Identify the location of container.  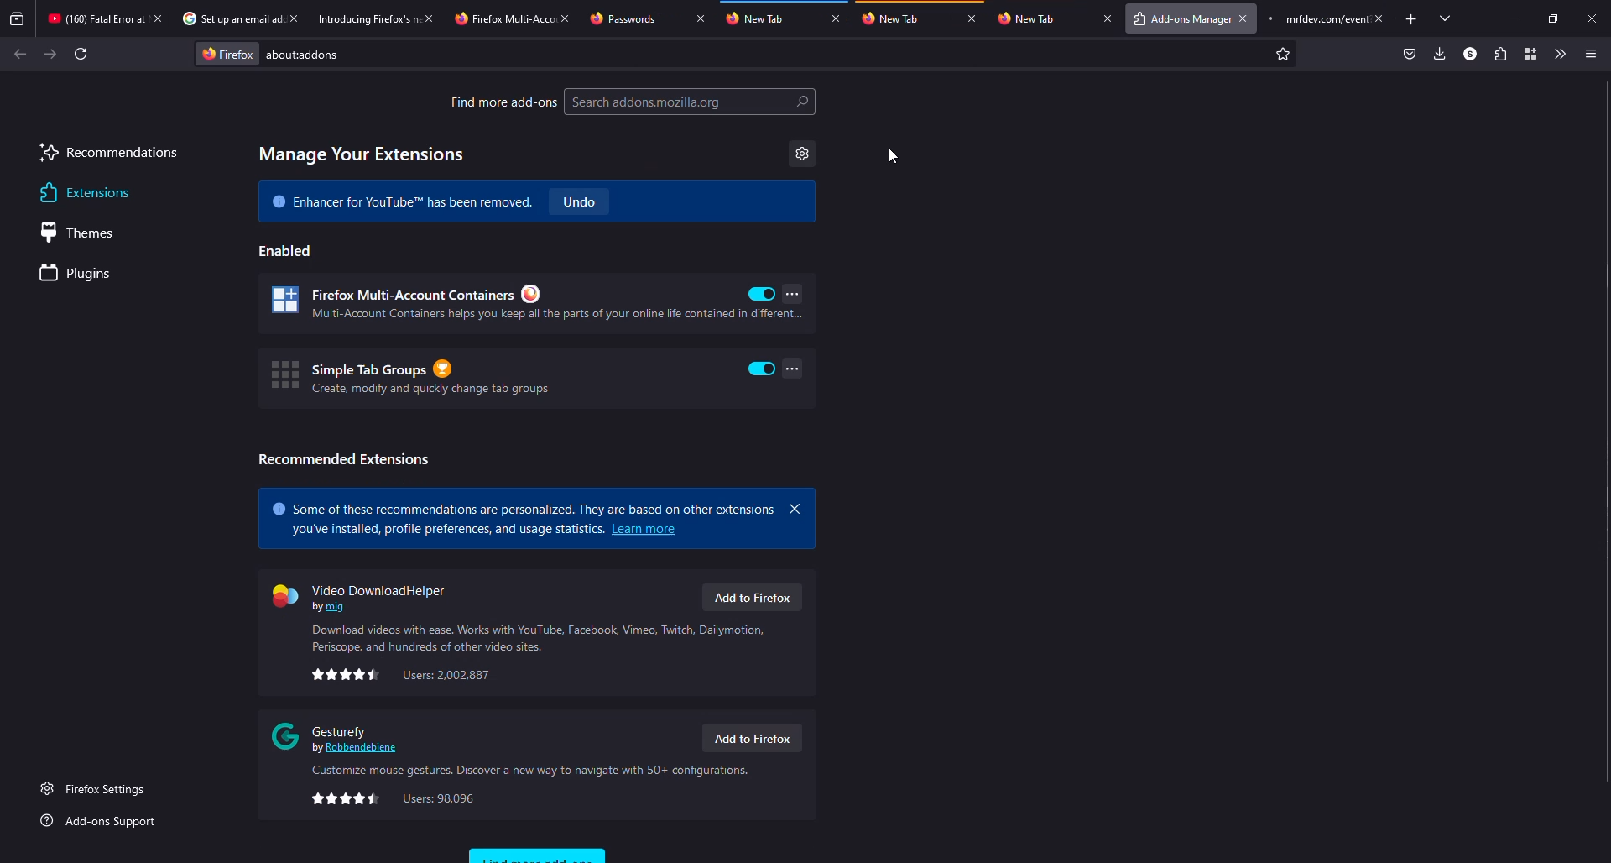
(1530, 53).